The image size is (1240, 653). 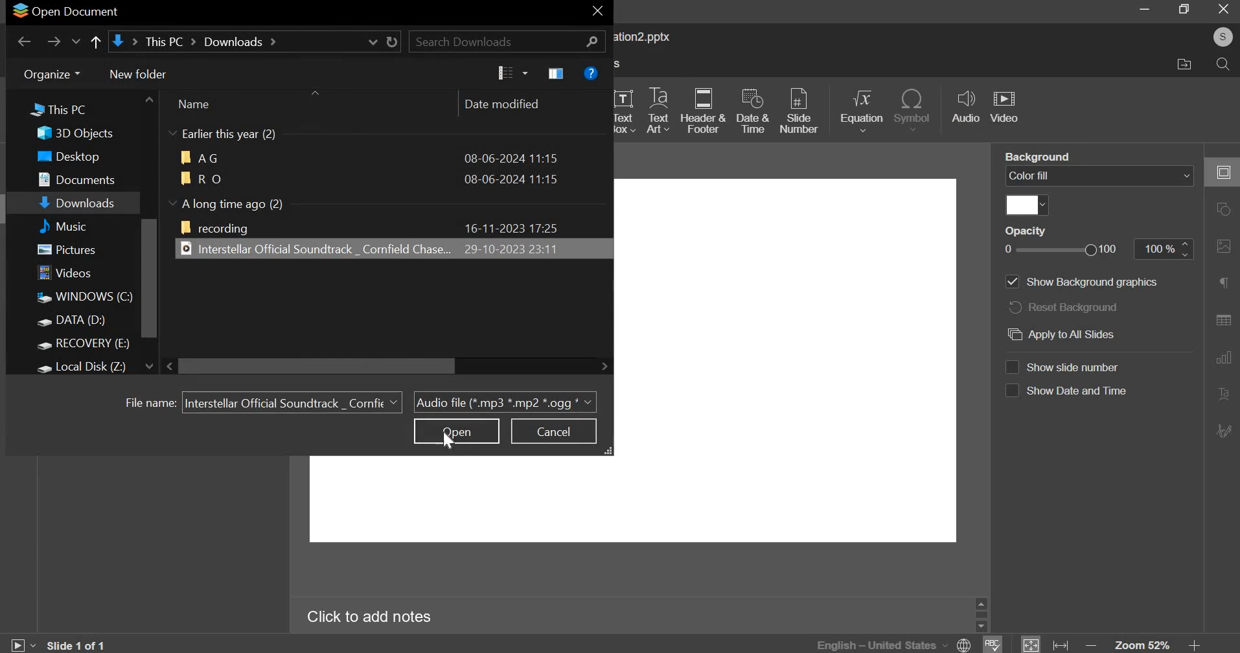 I want to click on spelling, so click(x=991, y=644).